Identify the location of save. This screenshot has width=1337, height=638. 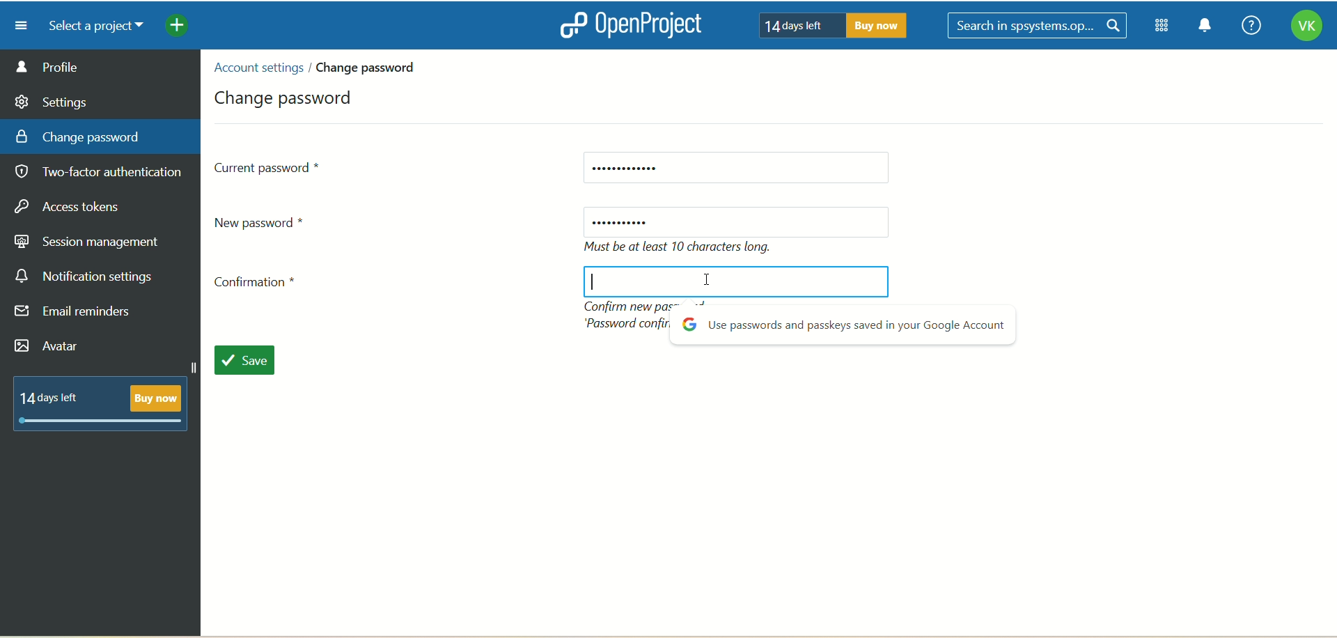
(252, 362).